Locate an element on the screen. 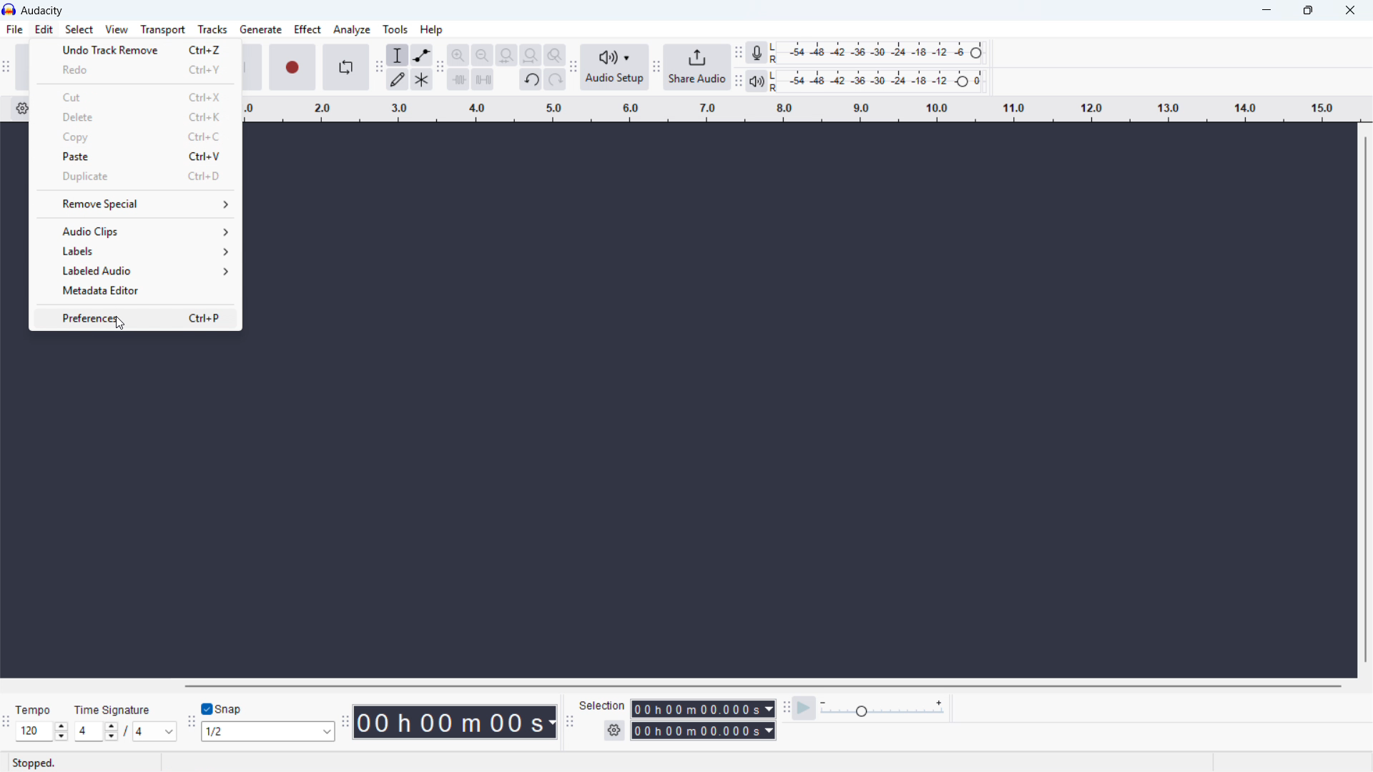 The image size is (1373, 772). title is located at coordinates (42, 11).